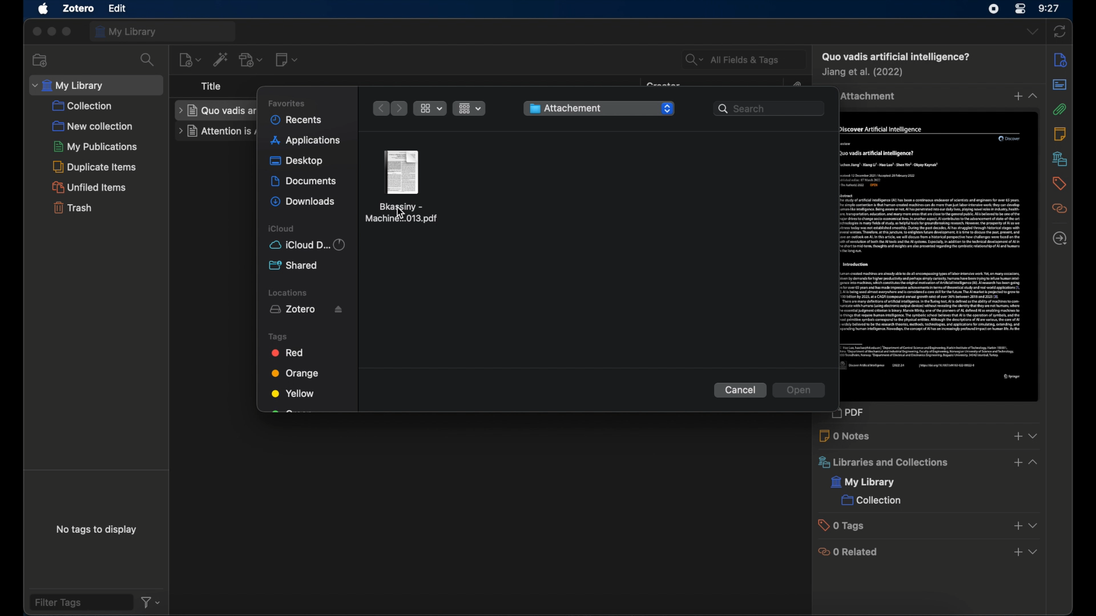 The image size is (1096, 616). Describe the element at coordinates (117, 8) in the screenshot. I see `file` at that location.